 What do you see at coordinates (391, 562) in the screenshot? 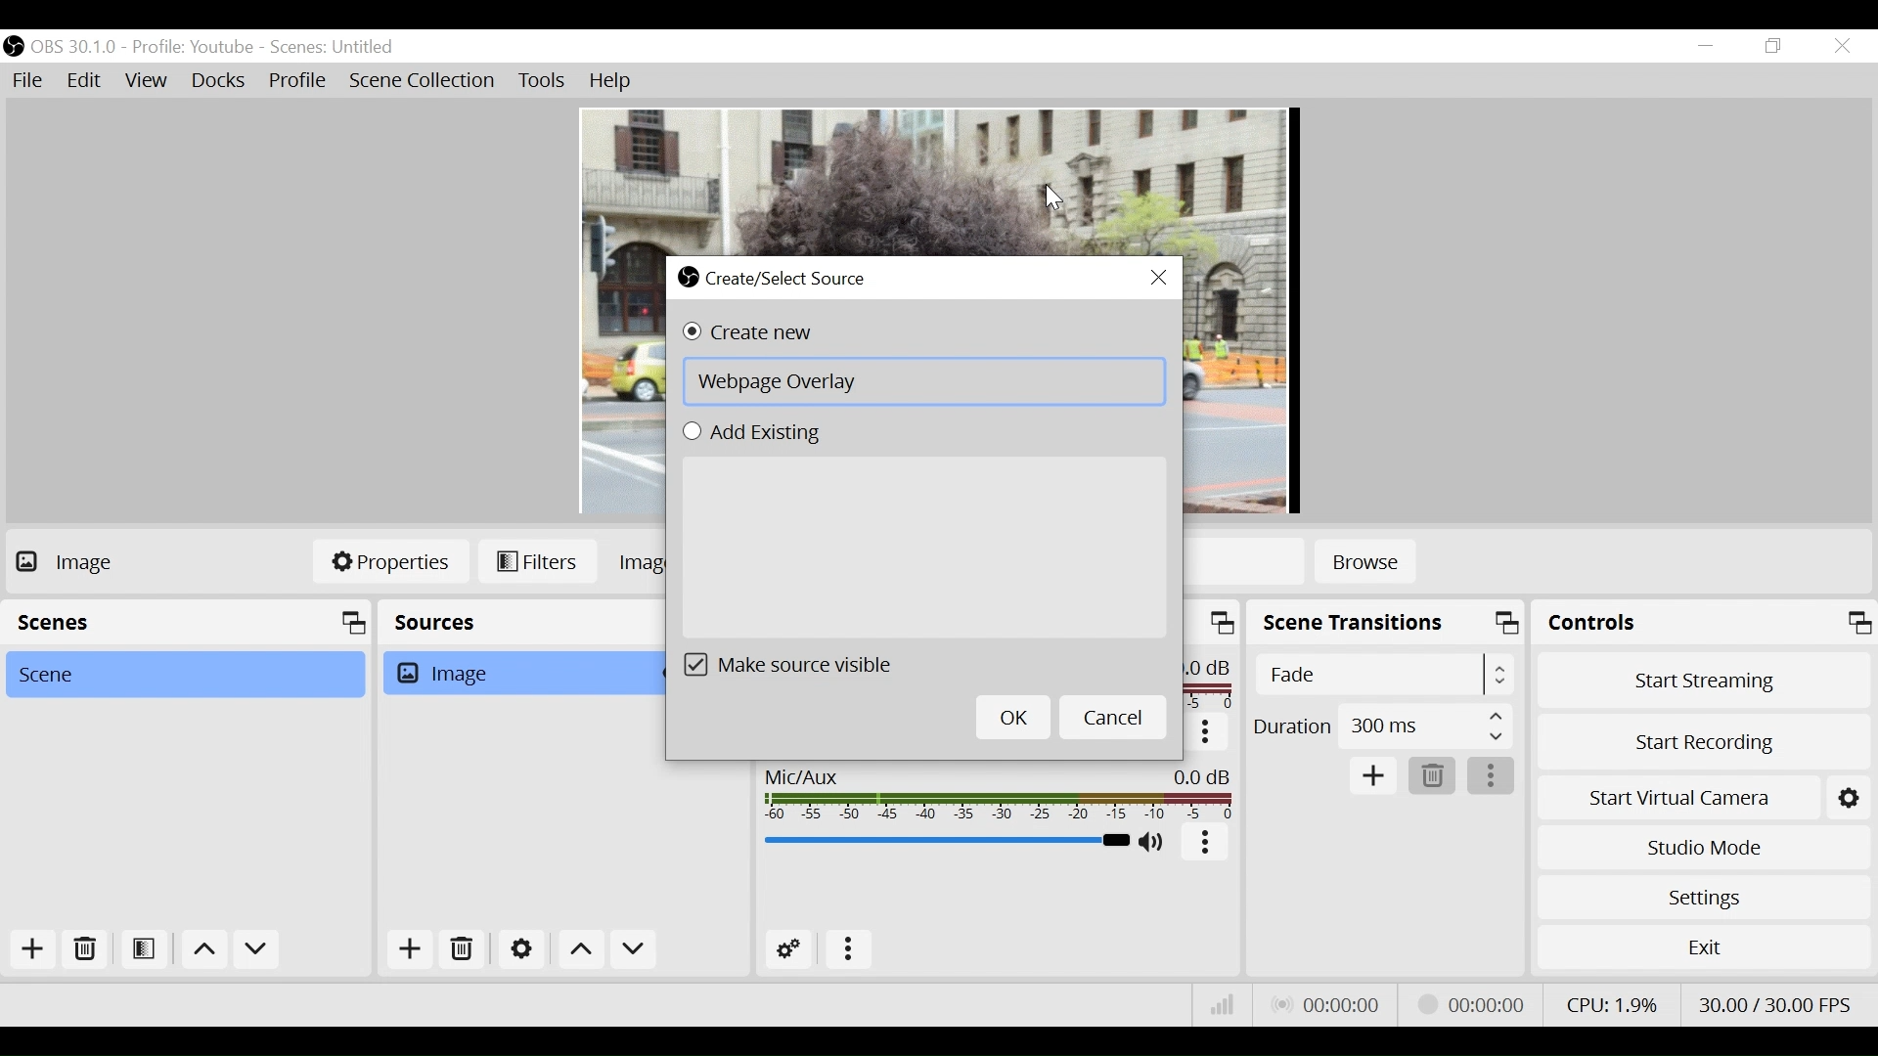
I see `Properties` at bounding box center [391, 562].